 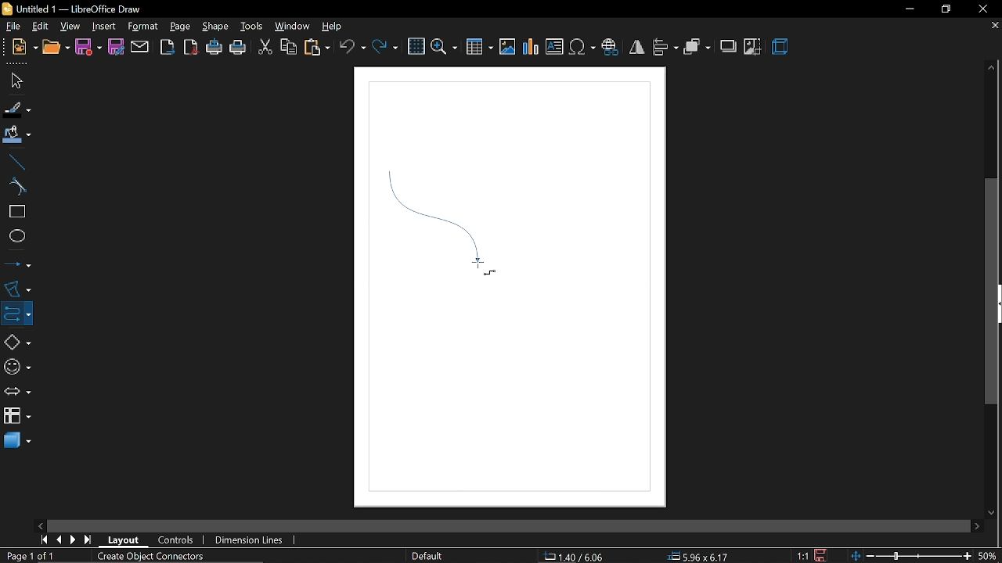 I want to click on attach, so click(x=139, y=47).